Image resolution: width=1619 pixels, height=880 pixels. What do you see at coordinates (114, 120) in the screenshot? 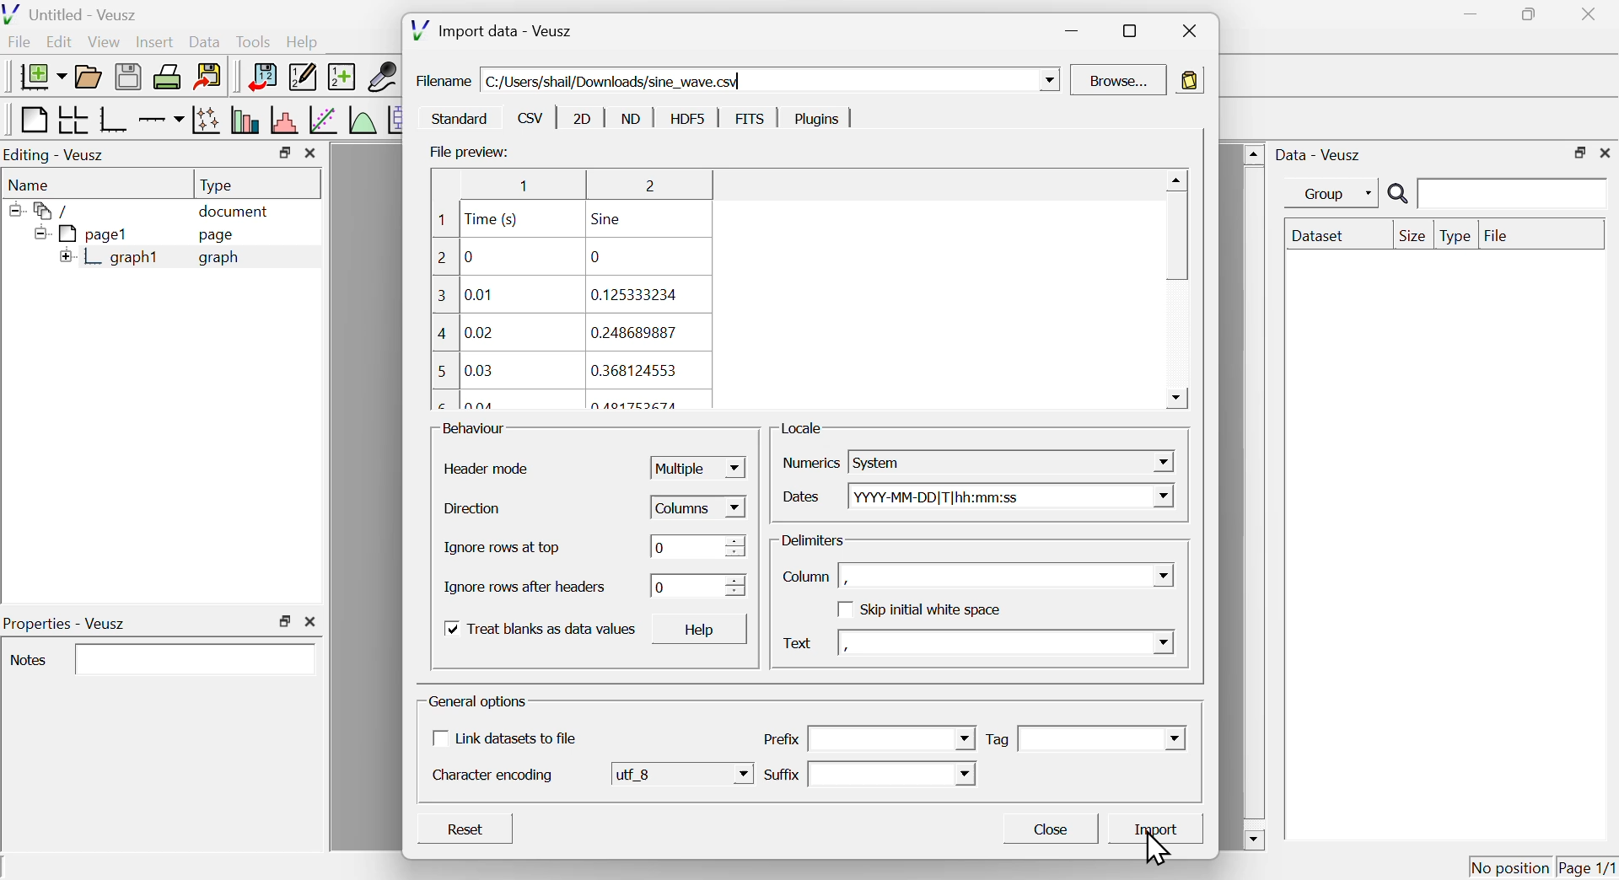
I see `base graph` at bounding box center [114, 120].